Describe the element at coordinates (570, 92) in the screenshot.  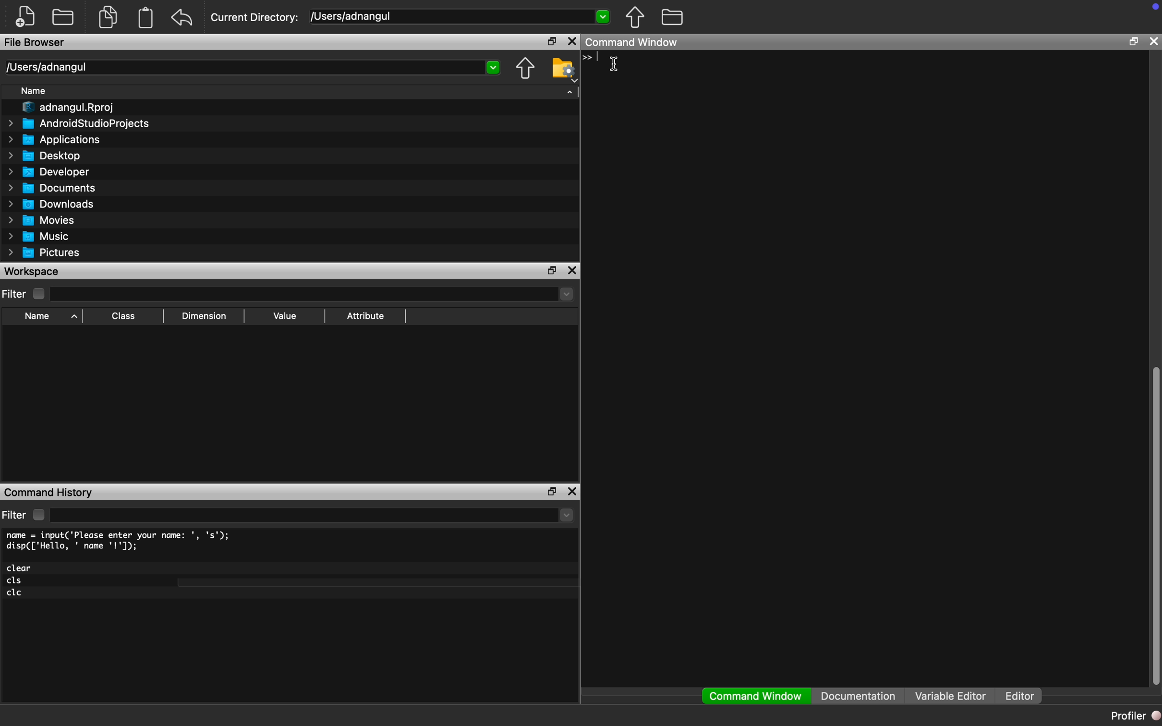
I see `Collapse` at that location.